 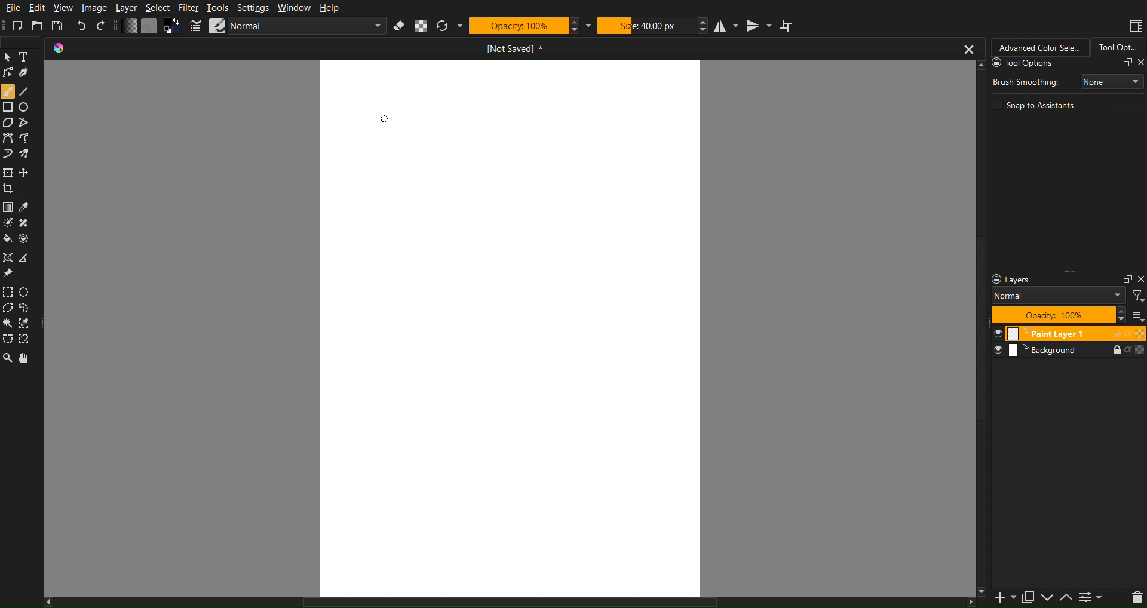 I want to click on Custom Shape Marquee Tool, so click(x=29, y=309).